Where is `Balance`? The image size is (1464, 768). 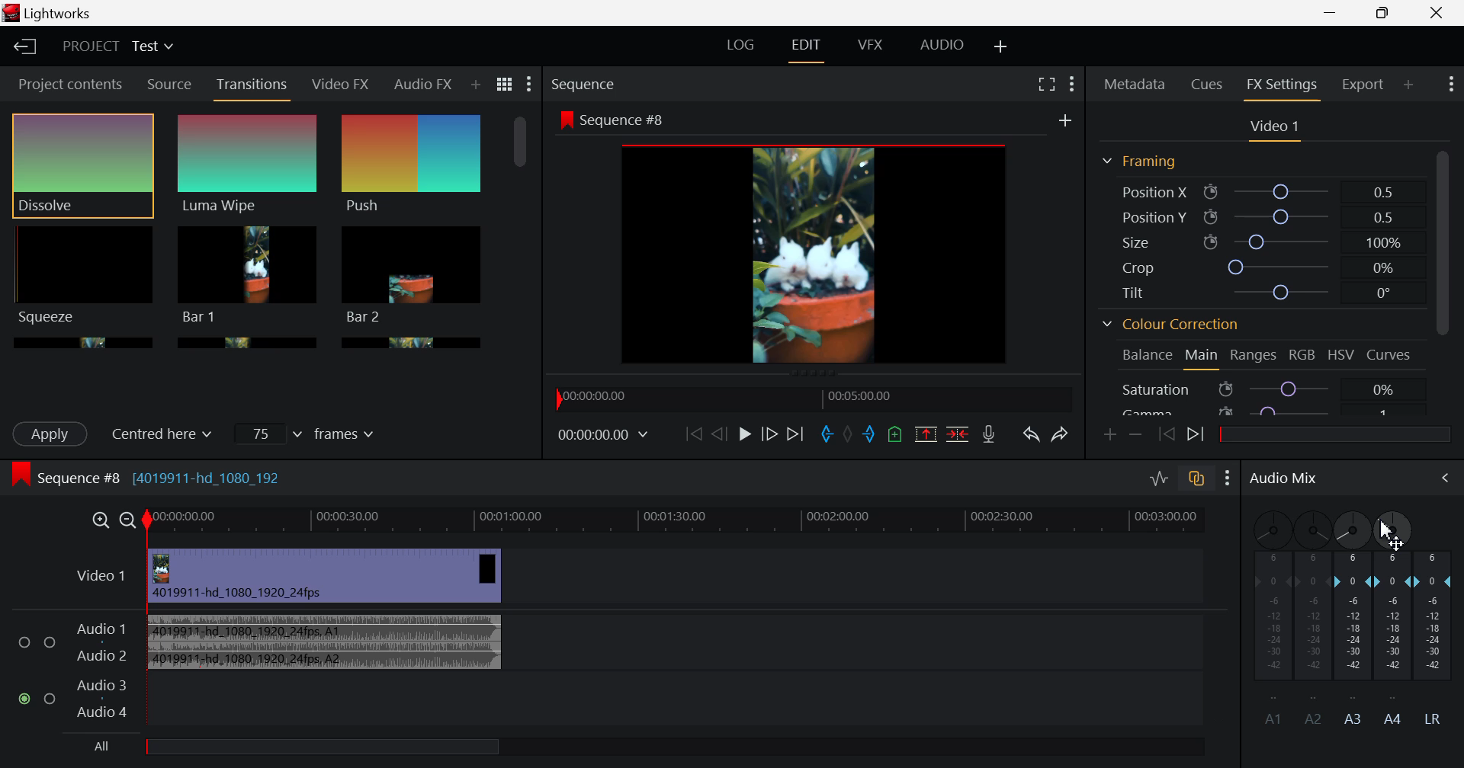 Balance is located at coordinates (1145, 356).